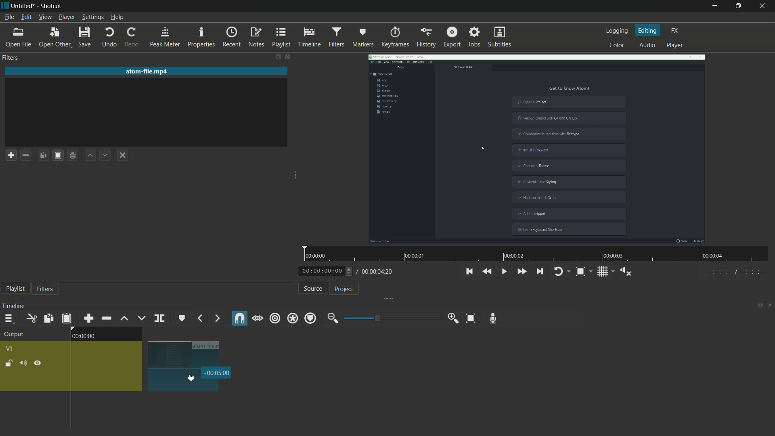 This screenshot has width=775, height=436. Describe the element at coordinates (117, 17) in the screenshot. I see `help menu` at that location.